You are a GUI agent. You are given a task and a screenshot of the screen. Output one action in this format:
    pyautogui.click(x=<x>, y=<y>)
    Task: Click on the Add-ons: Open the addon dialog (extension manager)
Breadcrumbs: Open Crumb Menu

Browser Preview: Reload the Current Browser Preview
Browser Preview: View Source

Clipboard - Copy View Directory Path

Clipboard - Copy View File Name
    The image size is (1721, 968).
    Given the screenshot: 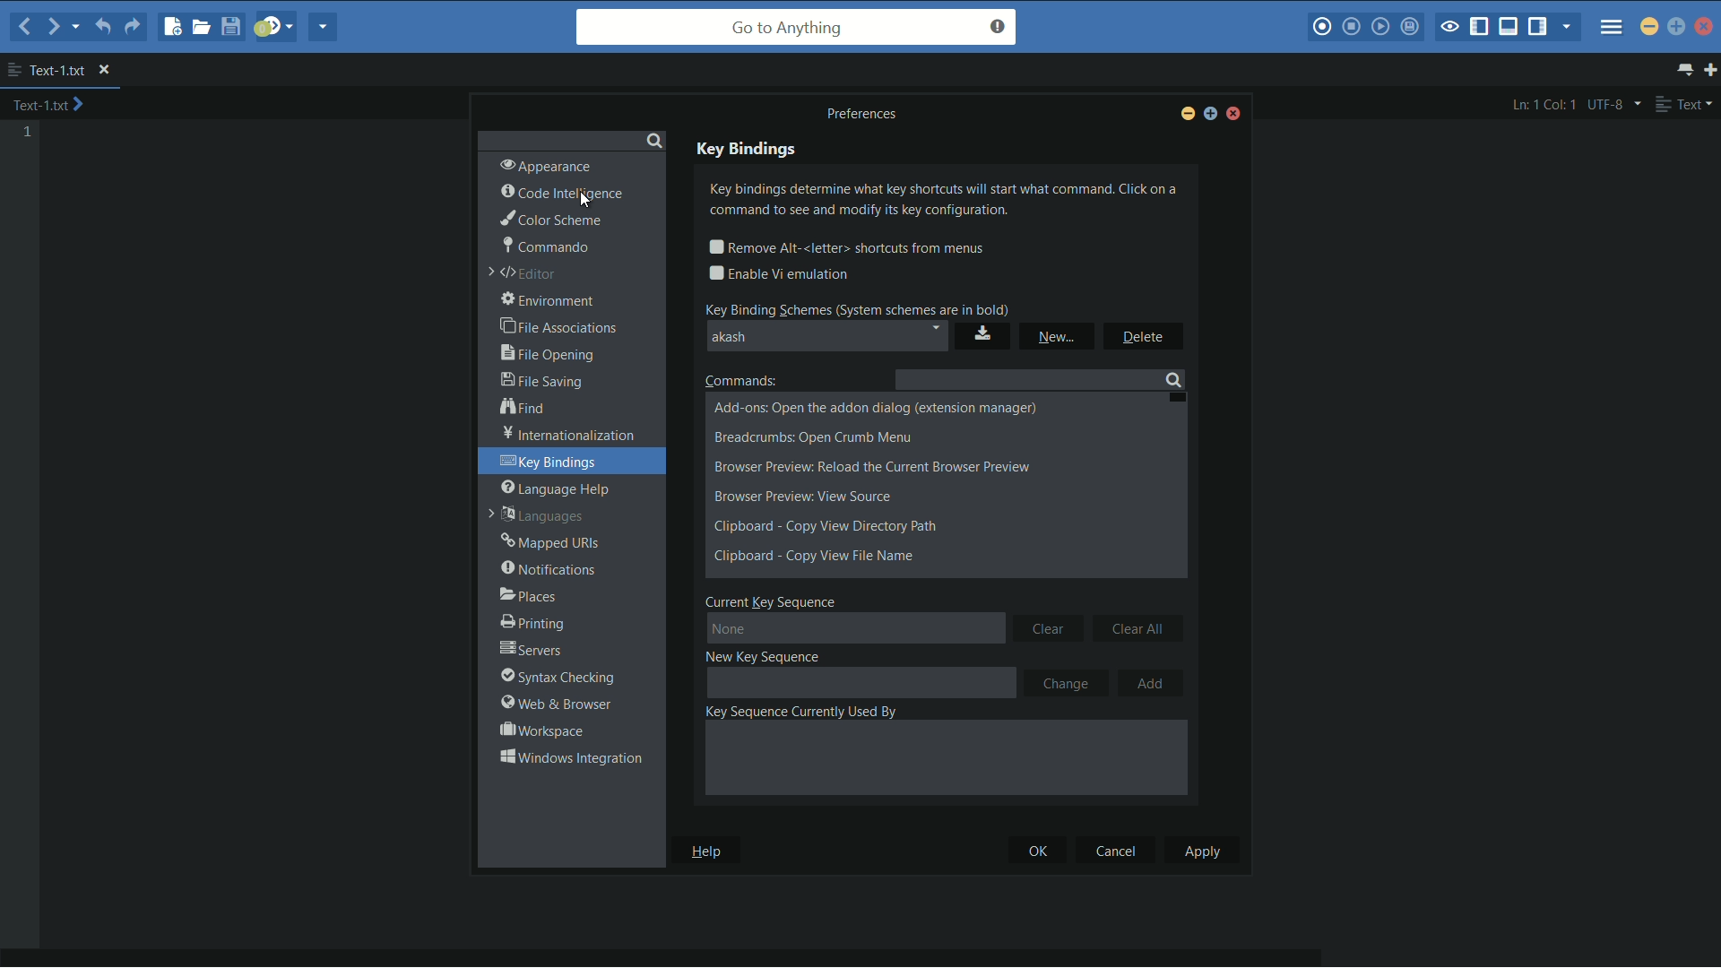 What is the action you would take?
    pyautogui.click(x=895, y=484)
    